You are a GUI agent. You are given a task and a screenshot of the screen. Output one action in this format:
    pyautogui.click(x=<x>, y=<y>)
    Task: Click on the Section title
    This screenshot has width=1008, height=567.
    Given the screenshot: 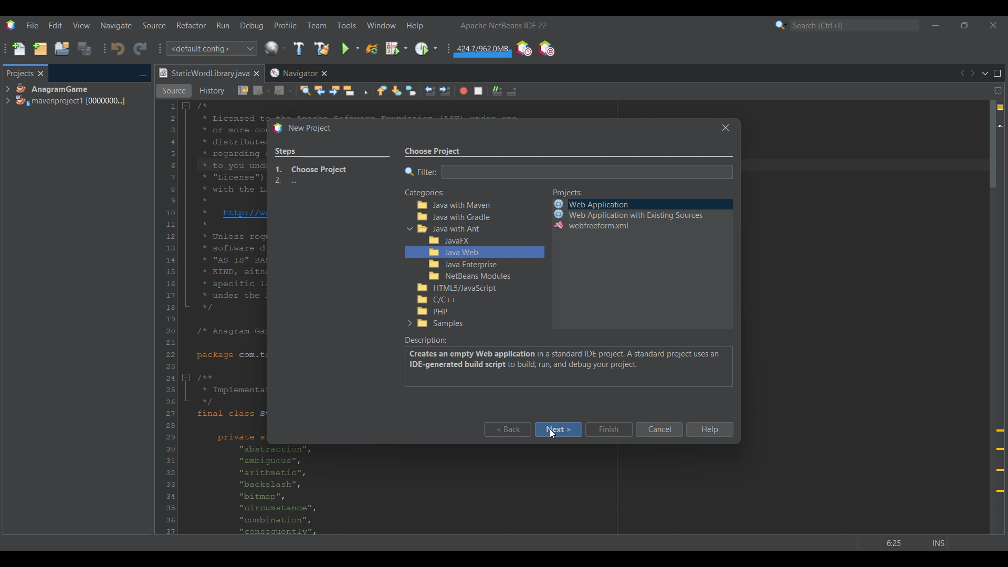 What is the action you would take?
    pyautogui.click(x=424, y=193)
    